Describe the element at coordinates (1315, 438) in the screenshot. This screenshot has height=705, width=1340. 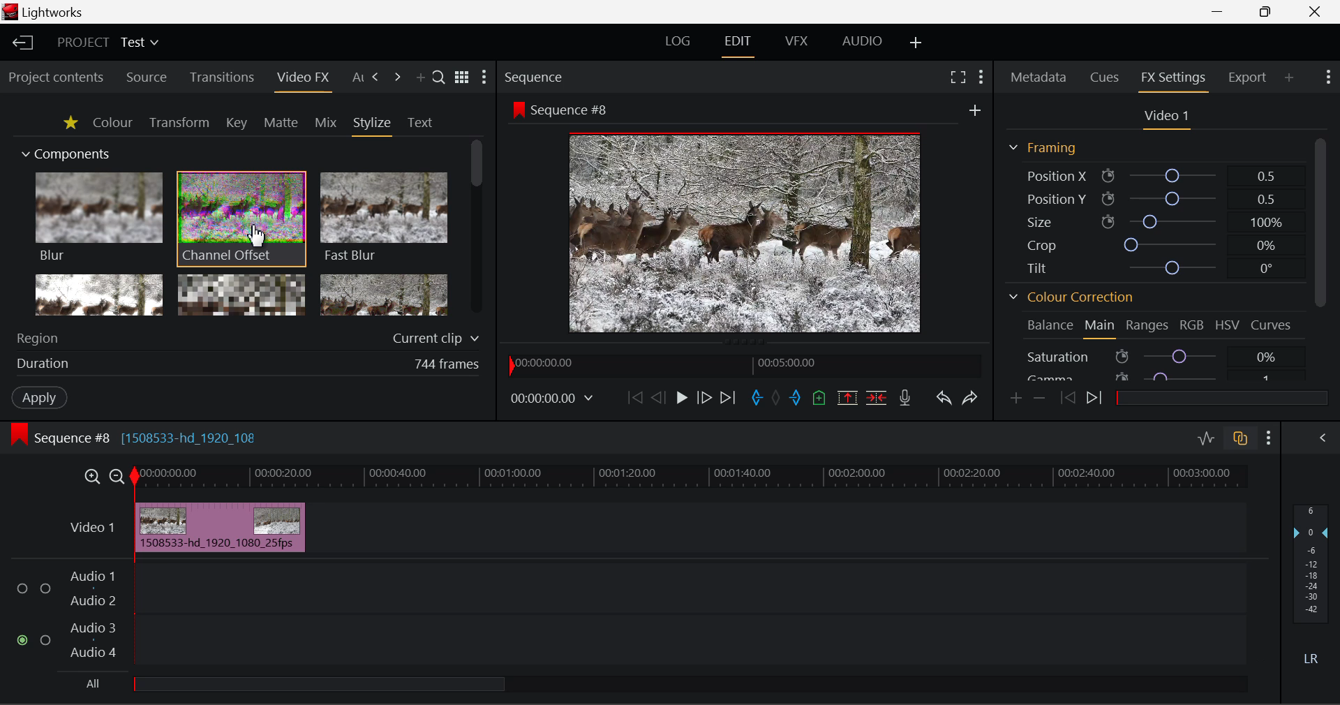
I see `Show Audio Mix` at that location.